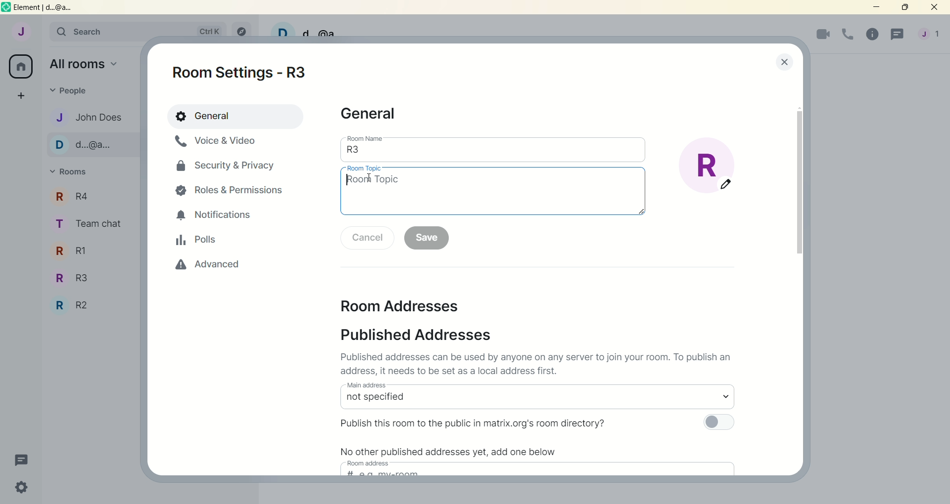  I want to click on Publish this room to the public in matrix.org's room directory?, so click(473, 424).